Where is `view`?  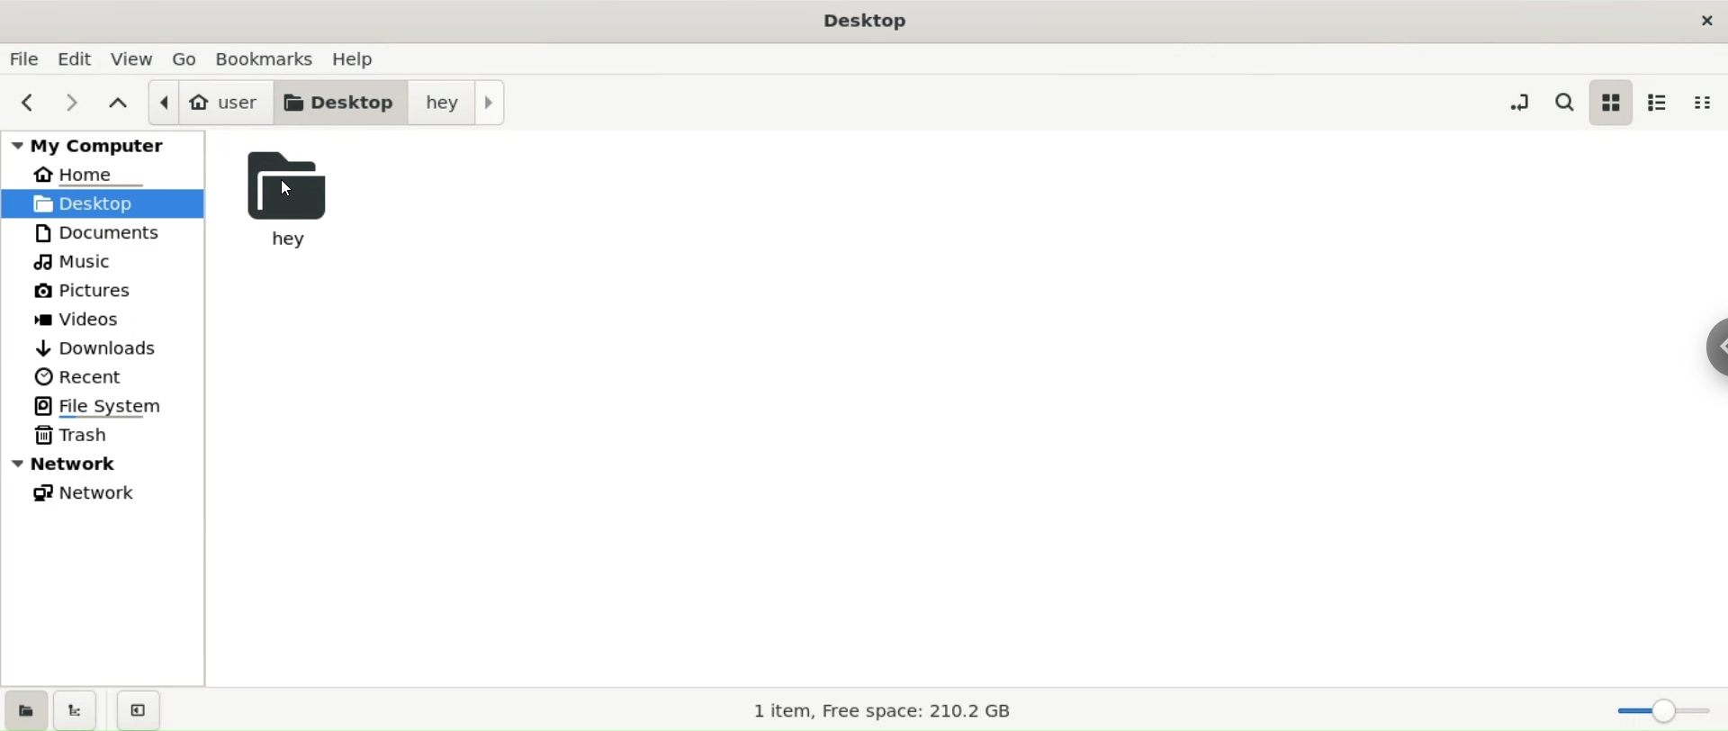
view is located at coordinates (133, 59).